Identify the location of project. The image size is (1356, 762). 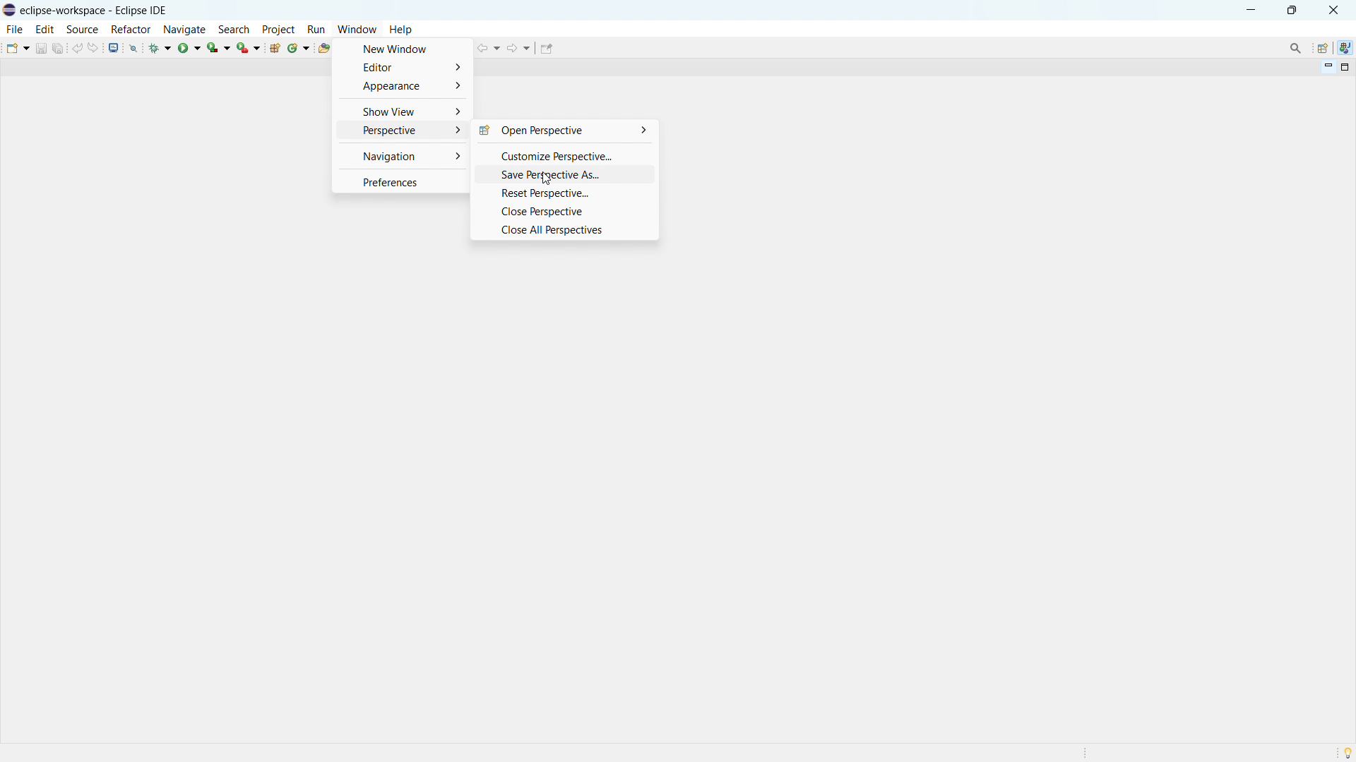
(279, 29).